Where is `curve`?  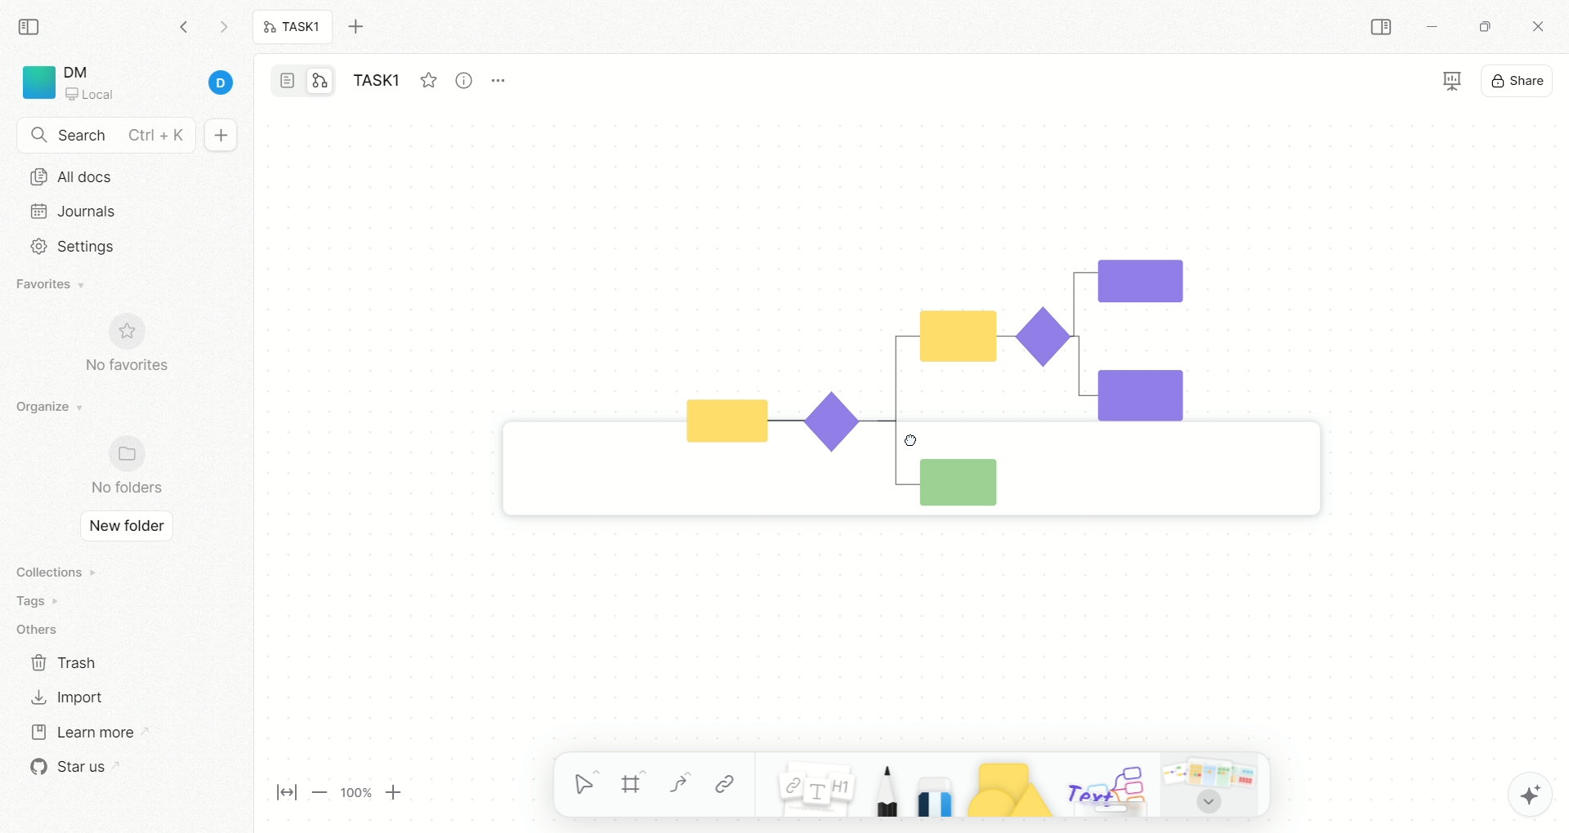 curve is located at coordinates (678, 786).